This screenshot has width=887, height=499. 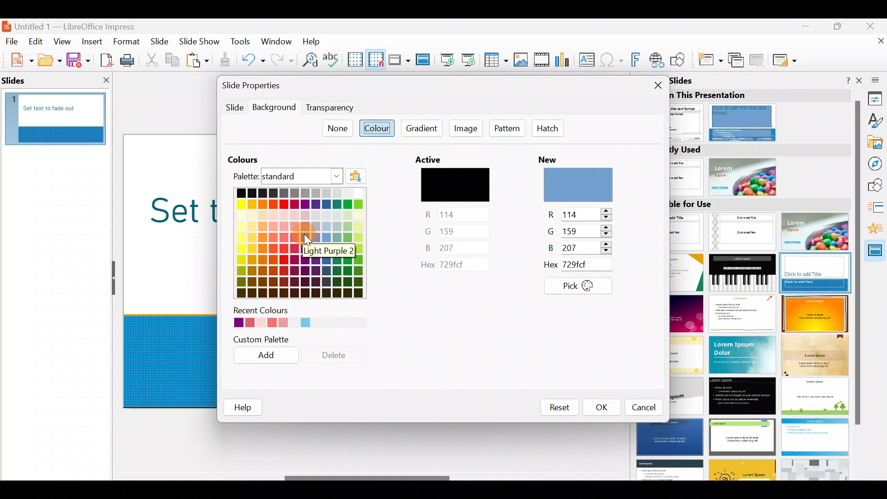 What do you see at coordinates (584, 265) in the screenshot?
I see `New colour code` at bounding box center [584, 265].